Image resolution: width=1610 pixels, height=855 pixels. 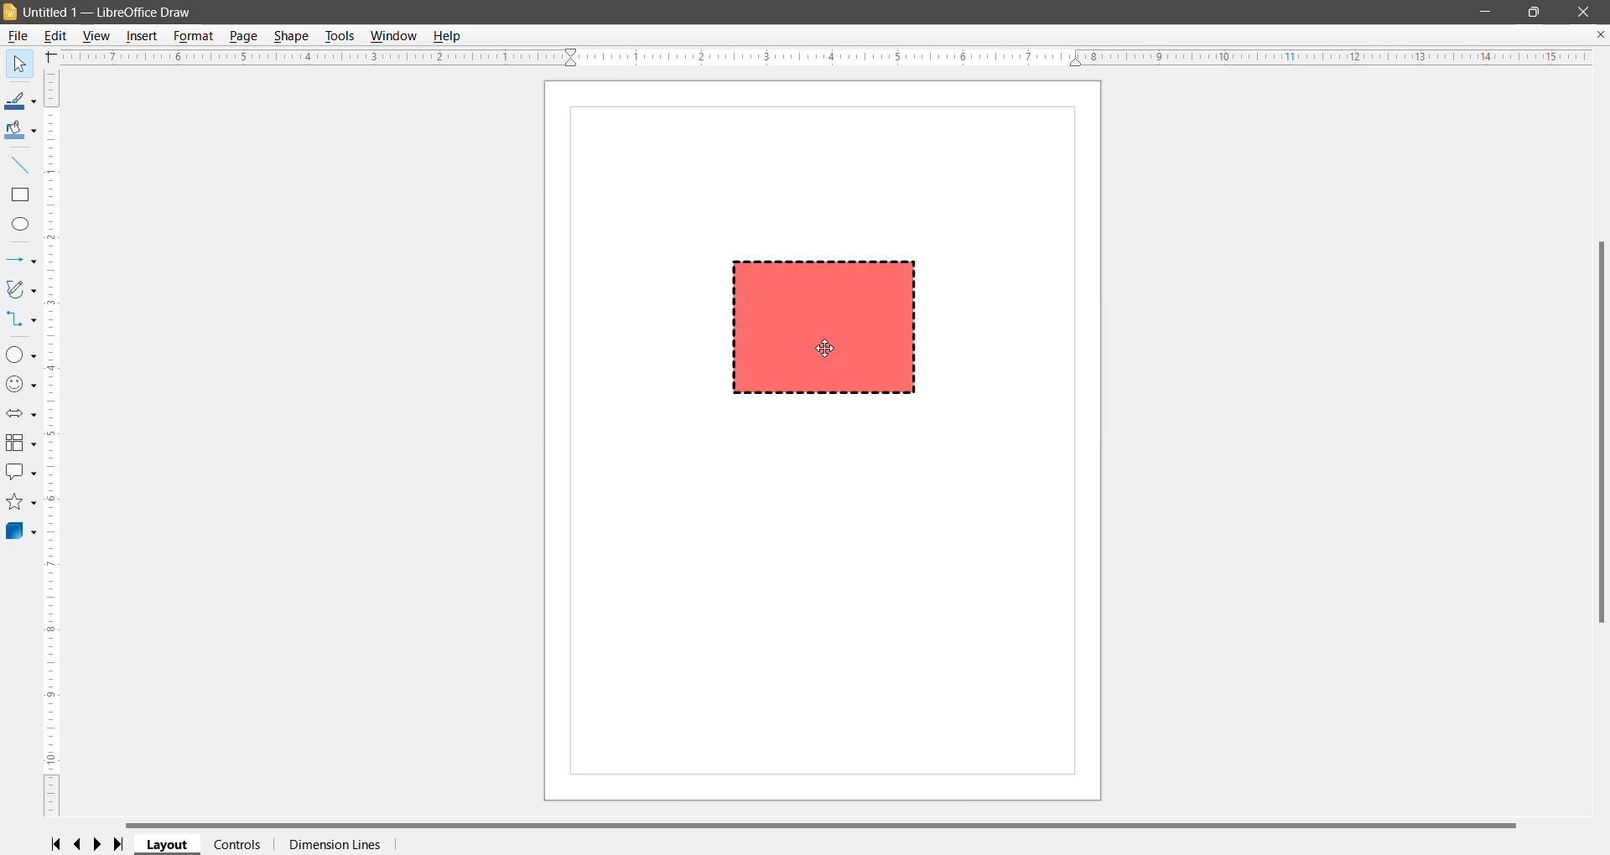 I want to click on Close, so click(x=1584, y=13).